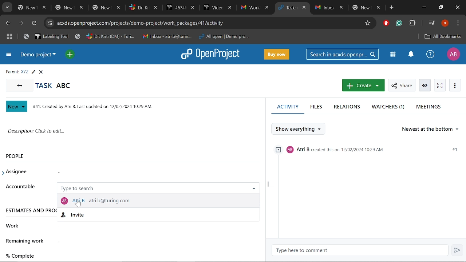 The height and width of the screenshot is (262, 466). Describe the element at coordinates (262, 151) in the screenshot. I see `scroll bar` at that location.